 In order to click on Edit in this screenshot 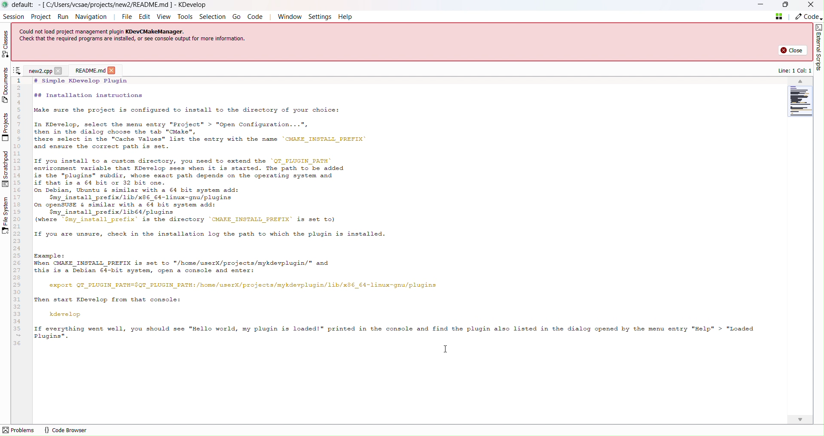, I will do `click(146, 17)`.